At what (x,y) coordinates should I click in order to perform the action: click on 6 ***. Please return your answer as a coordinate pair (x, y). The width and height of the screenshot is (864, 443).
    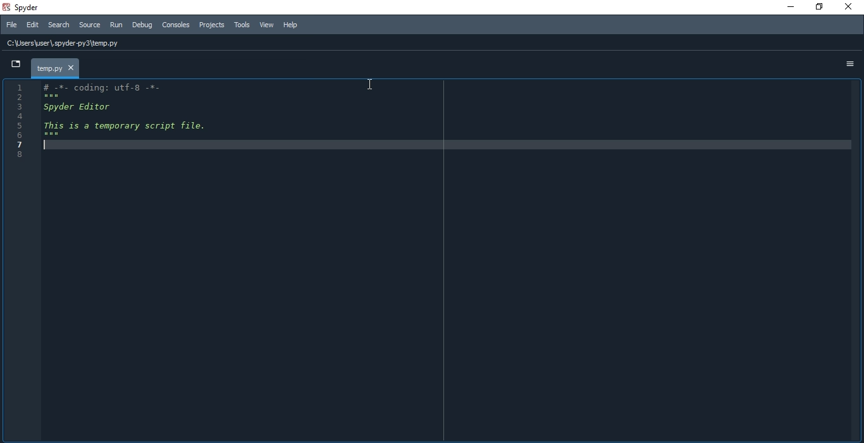
    Looking at the image, I should click on (32, 134).